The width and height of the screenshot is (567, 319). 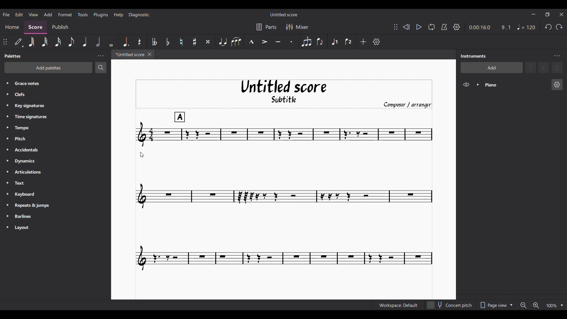 I want to click on Keyboard, so click(x=32, y=195).